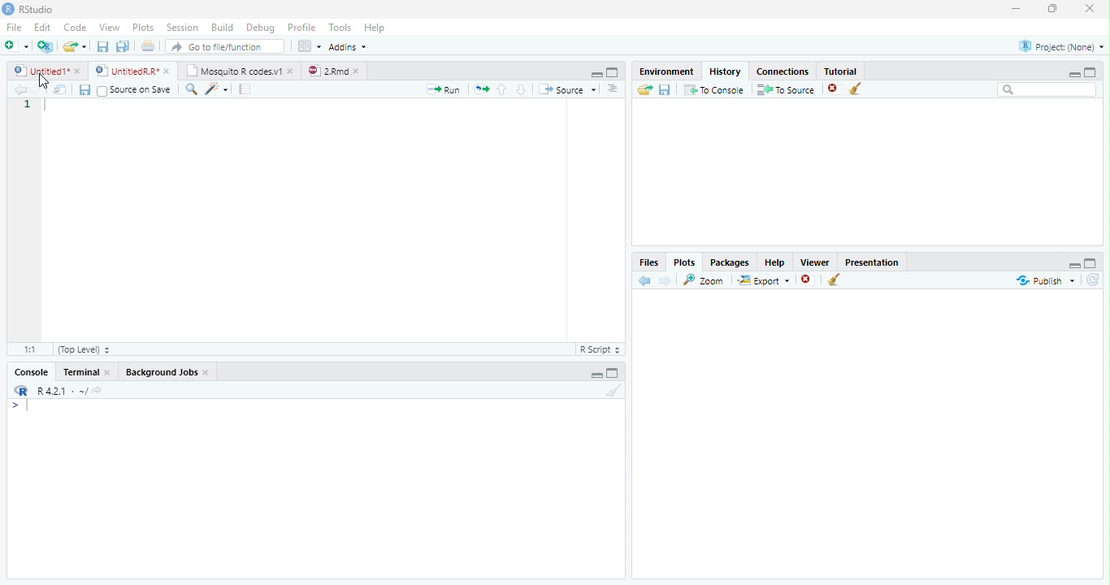 The height and width of the screenshot is (585, 1110). I want to click on Tutorial, so click(840, 70).